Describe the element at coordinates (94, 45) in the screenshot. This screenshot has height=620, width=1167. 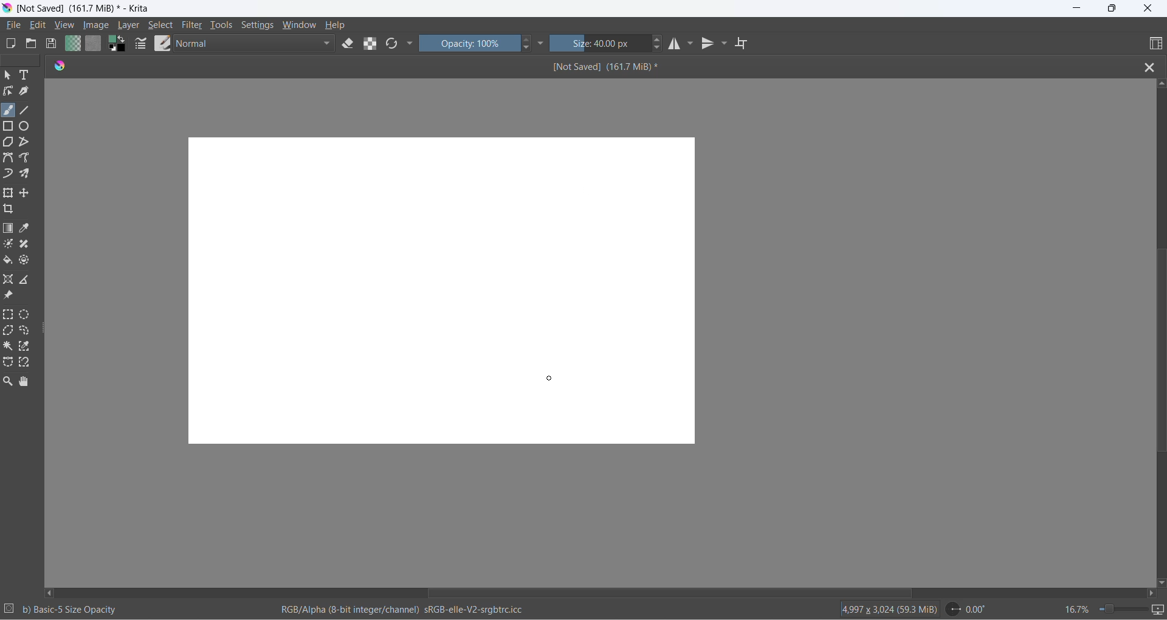
I see `fill patterns` at that location.